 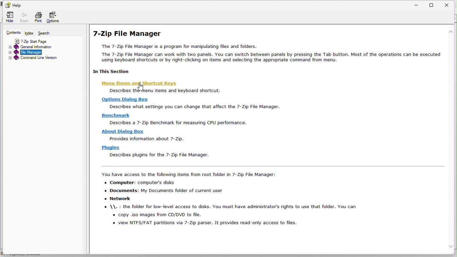 I want to click on hide, so click(x=8, y=17).